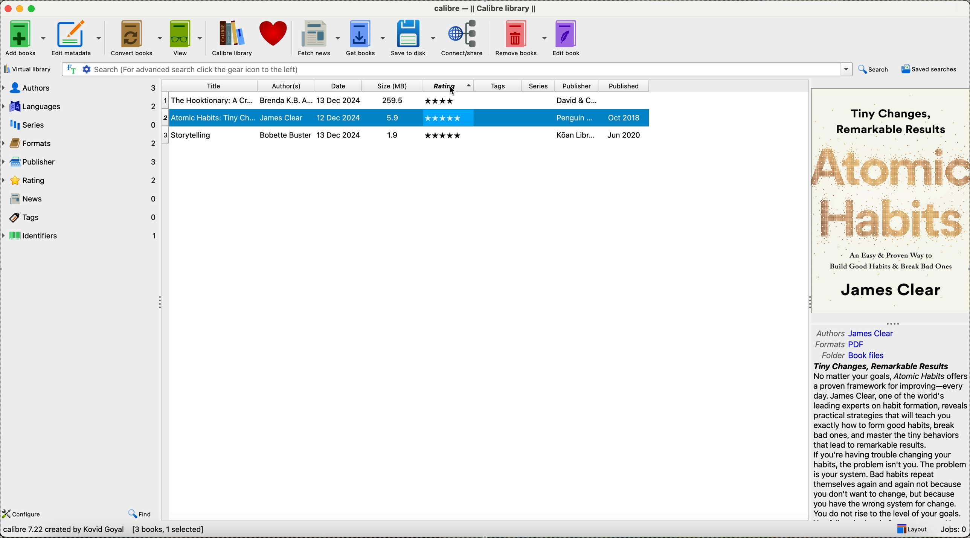 The width and height of the screenshot is (970, 538). What do you see at coordinates (27, 69) in the screenshot?
I see `virtual library` at bounding box center [27, 69].